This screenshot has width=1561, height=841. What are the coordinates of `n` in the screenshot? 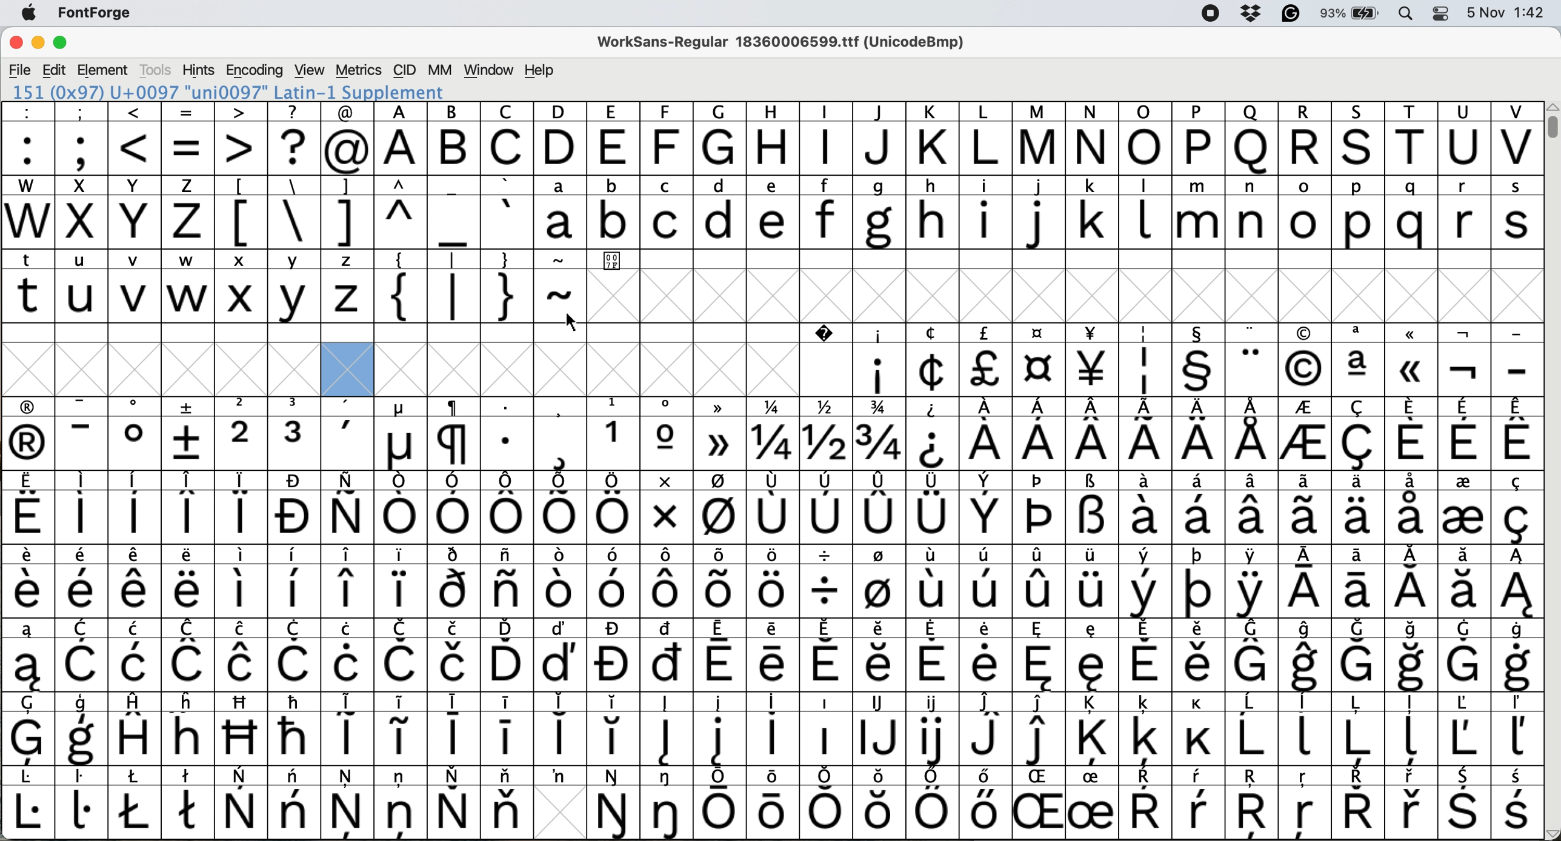 It's located at (1251, 211).